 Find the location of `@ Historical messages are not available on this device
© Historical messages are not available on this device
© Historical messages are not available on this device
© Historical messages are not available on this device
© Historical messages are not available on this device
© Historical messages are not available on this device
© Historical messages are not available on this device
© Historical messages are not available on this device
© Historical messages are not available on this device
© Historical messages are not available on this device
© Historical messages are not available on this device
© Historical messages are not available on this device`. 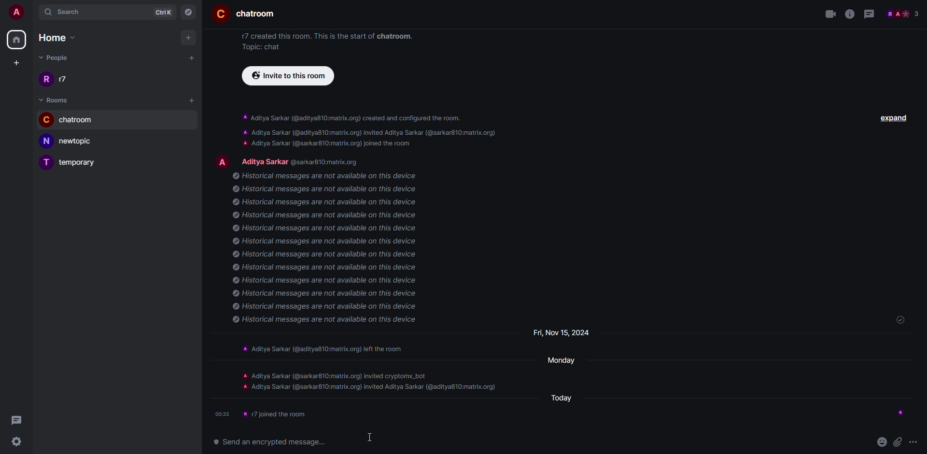

@ Historical messages are not available on this device
© Historical messages are not available on this device
© Historical messages are not available on this device
© Historical messages are not available on this device
© Historical messages are not available on this device
© Historical messages are not available on this device
© Historical messages are not available on this device
© Historical messages are not available on this device
© Historical messages are not available on this device
© Historical messages are not available on this device
© Historical messages are not available on this device
© Historical messages are not available on this device is located at coordinates (333, 251).